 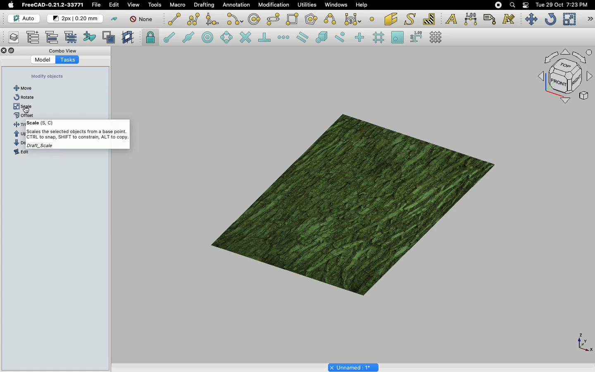 What do you see at coordinates (379, 37) in the screenshot?
I see `Snap grid` at bounding box center [379, 37].